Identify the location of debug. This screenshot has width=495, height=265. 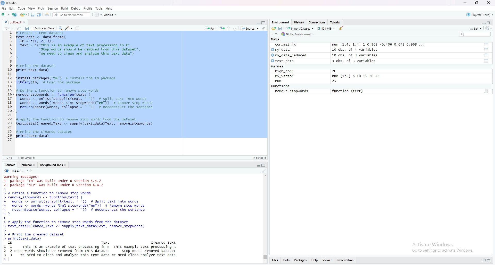
(76, 8).